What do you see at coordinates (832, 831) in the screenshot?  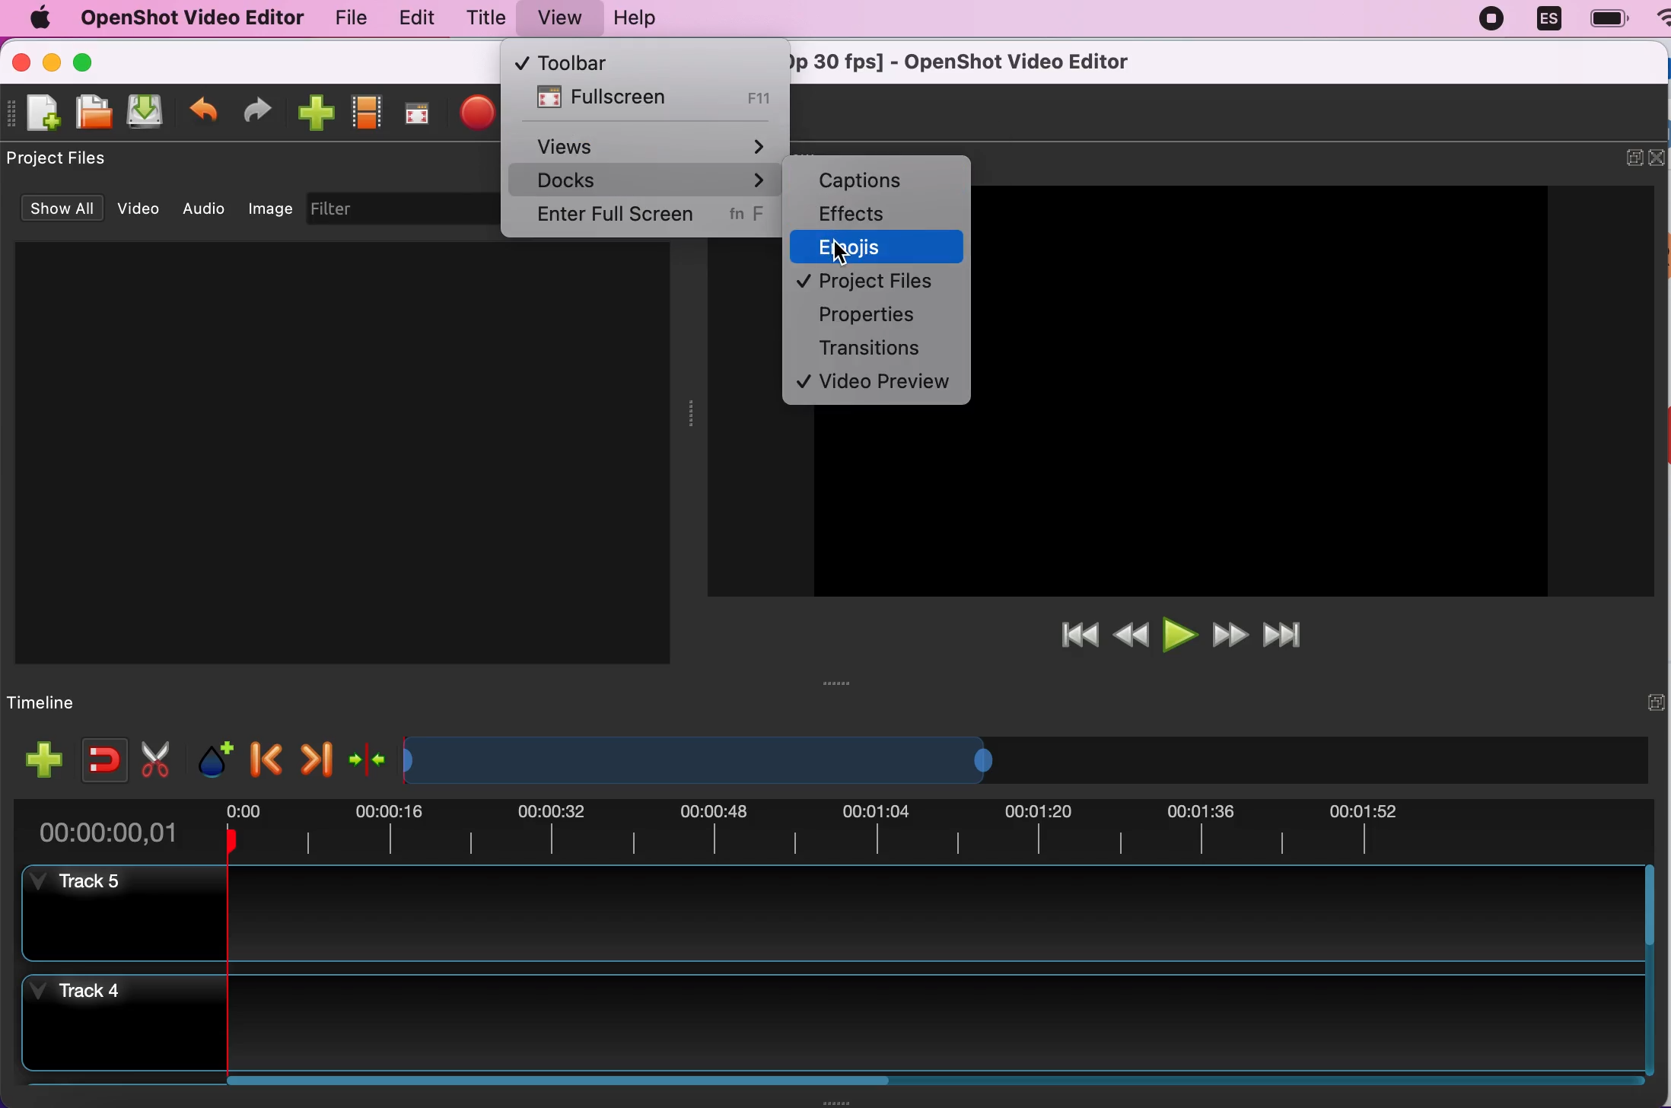 I see `time duration` at bounding box center [832, 831].